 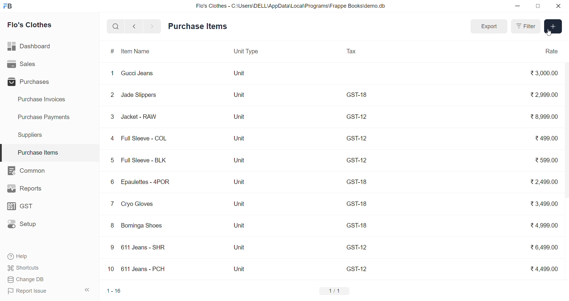 I want to click on GST-12, so click(x=356, y=268).